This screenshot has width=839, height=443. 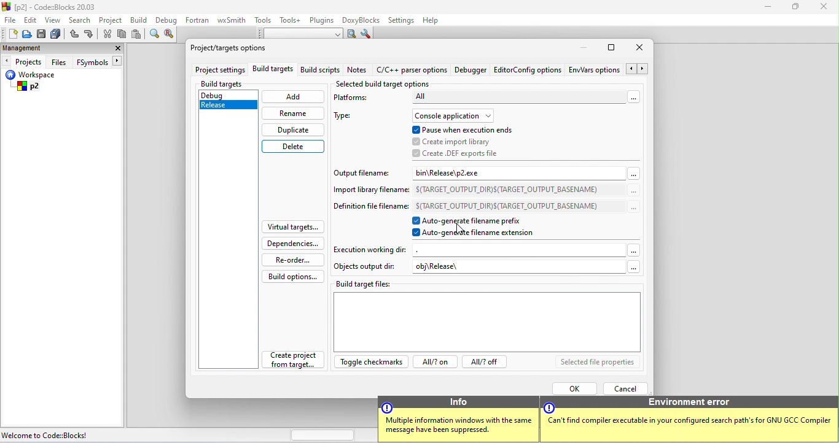 I want to click on workspace p2, so click(x=39, y=82).